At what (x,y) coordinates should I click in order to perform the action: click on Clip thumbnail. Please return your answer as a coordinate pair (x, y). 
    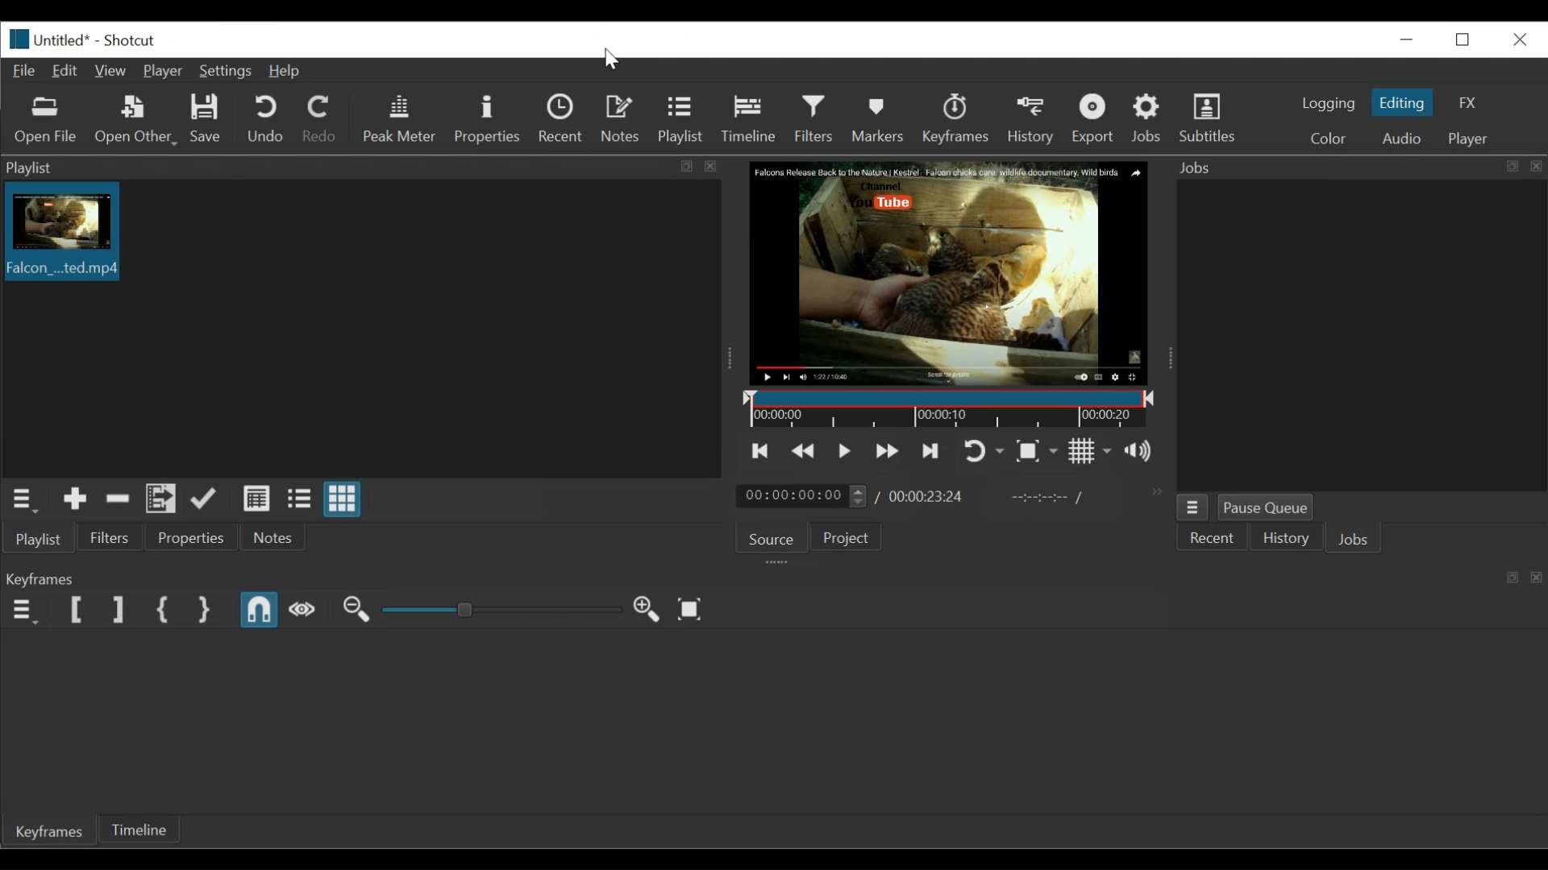
    Looking at the image, I should click on (362, 329).